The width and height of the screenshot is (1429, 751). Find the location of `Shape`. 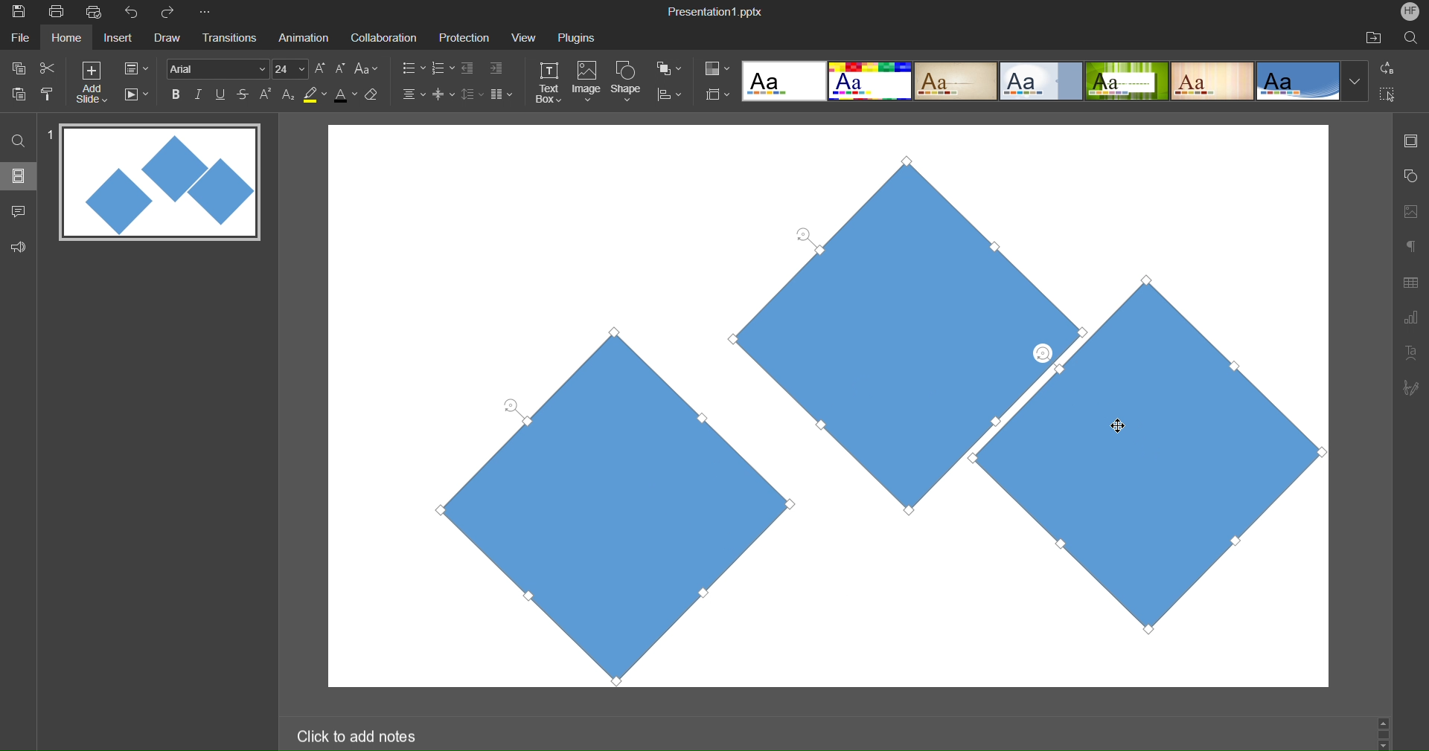

Shape is located at coordinates (627, 83).